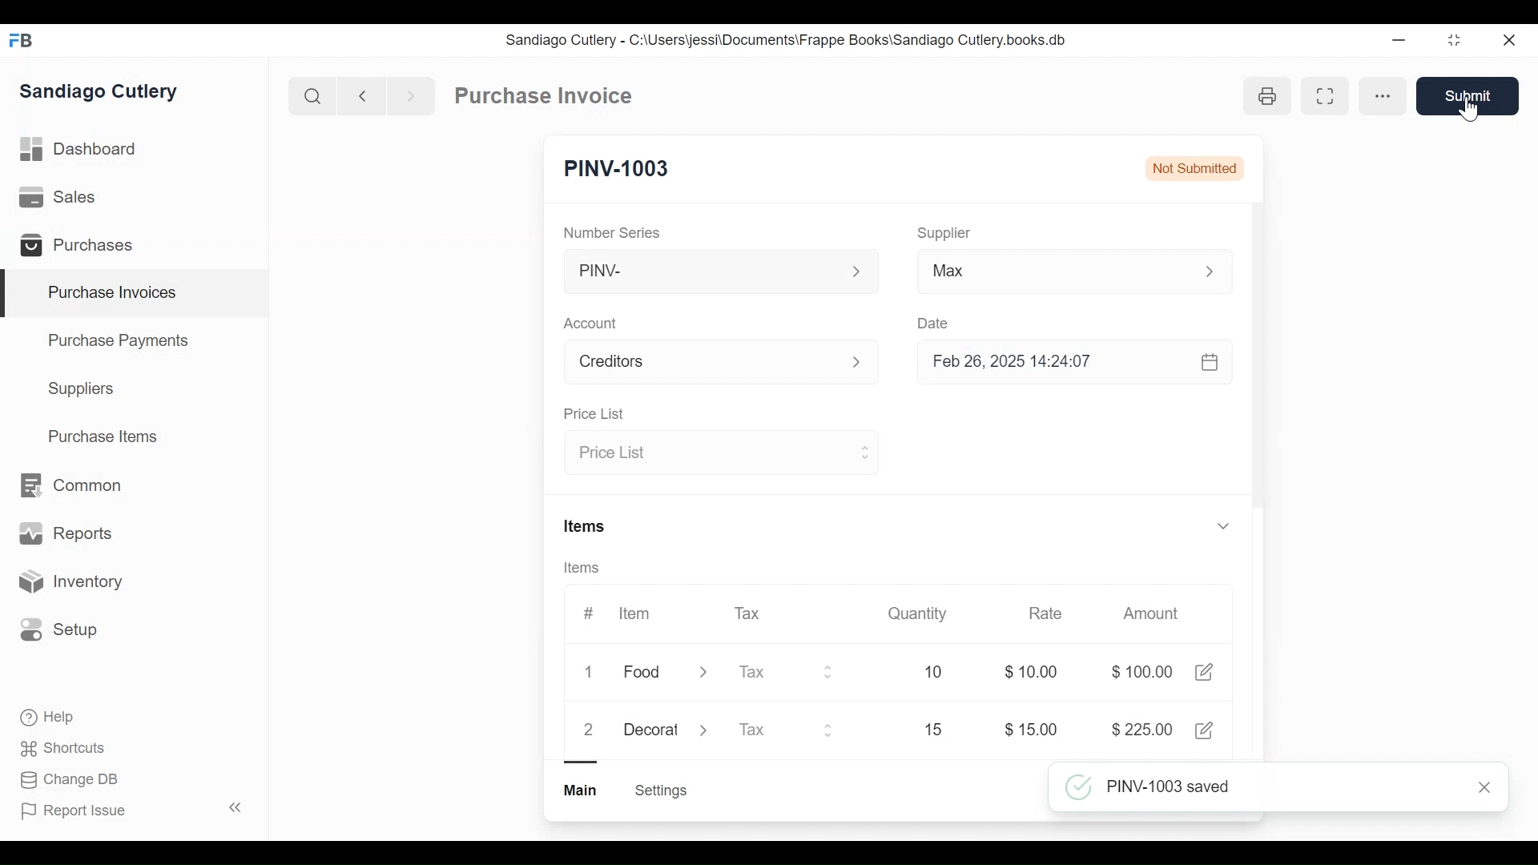 This screenshot has width=1538, height=865. What do you see at coordinates (103, 438) in the screenshot?
I see `Purchase Items` at bounding box center [103, 438].